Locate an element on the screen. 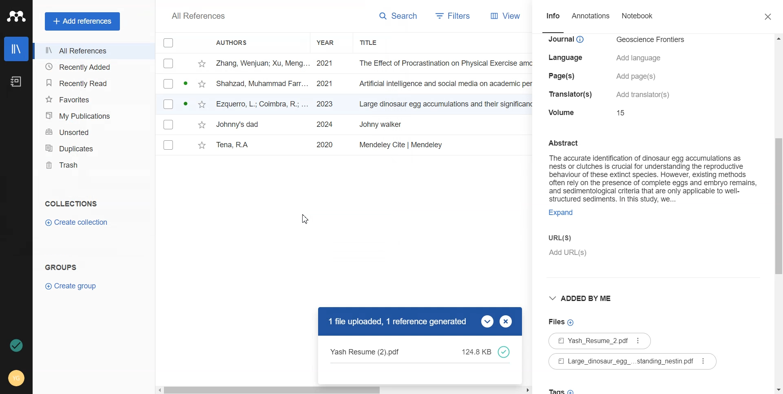  Close is located at coordinates (507, 321).